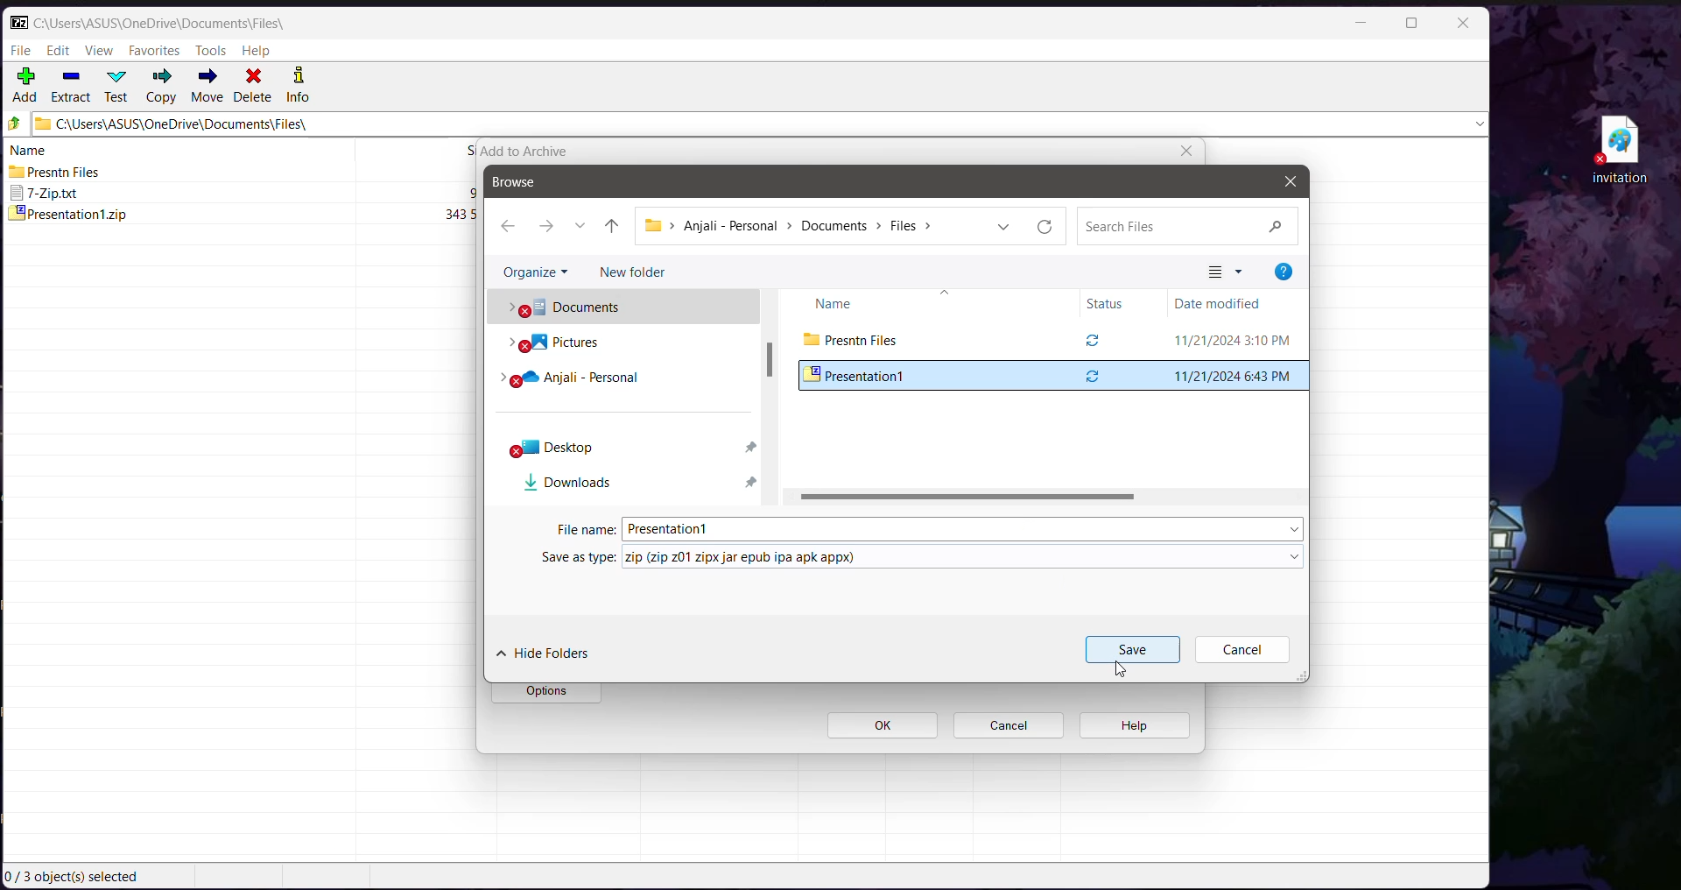 Image resolution: width=1681 pixels, height=890 pixels. Describe the element at coordinates (297, 87) in the screenshot. I see `Info` at that location.